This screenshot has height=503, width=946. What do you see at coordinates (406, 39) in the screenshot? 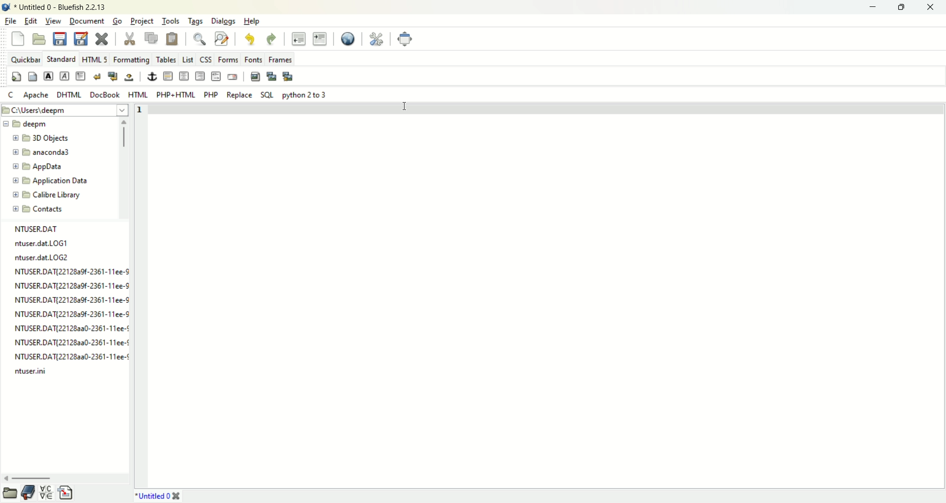
I see `fullscreen` at bounding box center [406, 39].